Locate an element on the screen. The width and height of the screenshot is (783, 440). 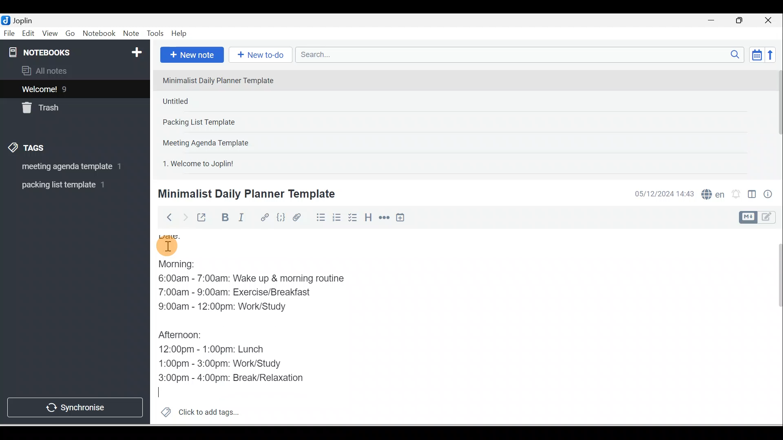
Reverse sort is located at coordinates (773, 55).